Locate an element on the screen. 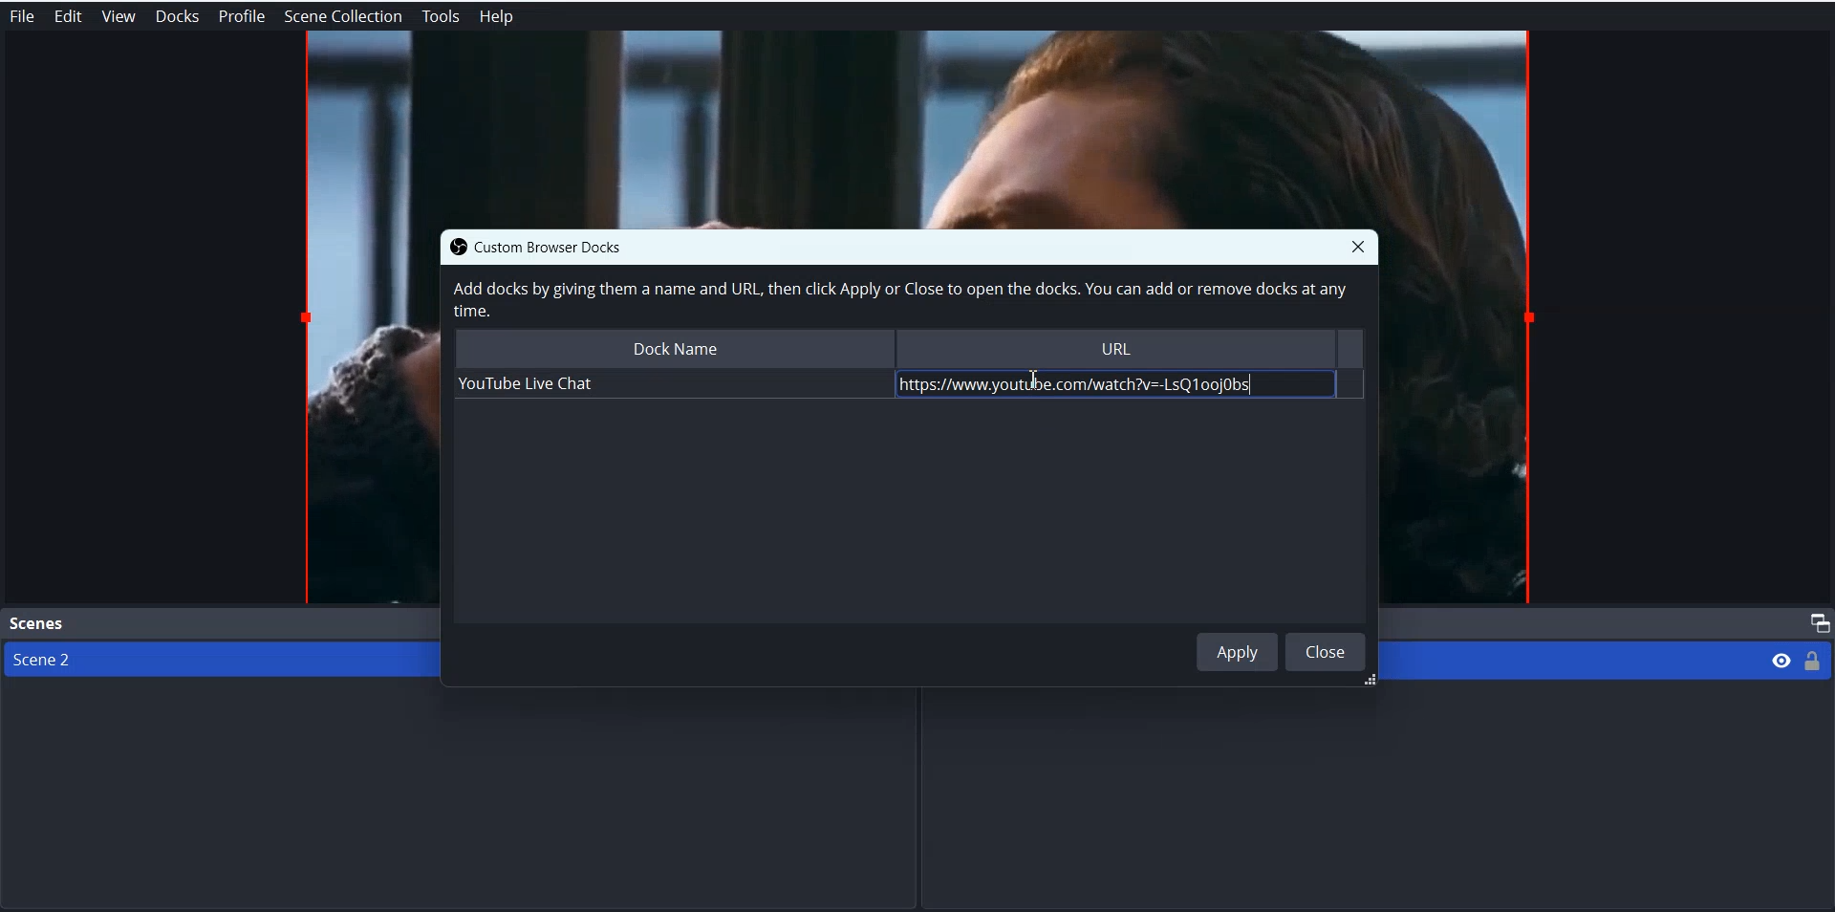 Image resolution: width=1835 pixels, height=912 pixels. Profile is located at coordinates (242, 16).